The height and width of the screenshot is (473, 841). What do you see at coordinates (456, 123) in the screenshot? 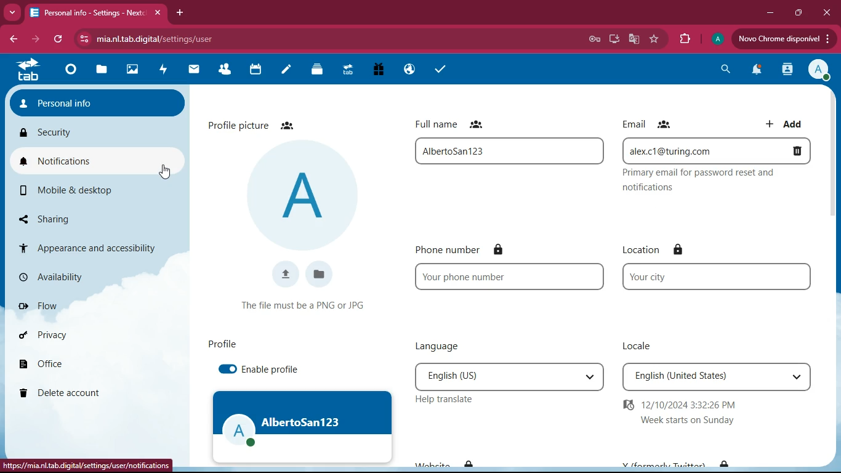
I see `full name` at bounding box center [456, 123].